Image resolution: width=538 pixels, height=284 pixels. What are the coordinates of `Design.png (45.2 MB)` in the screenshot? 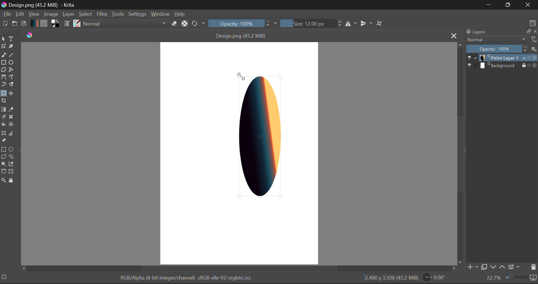 It's located at (242, 35).